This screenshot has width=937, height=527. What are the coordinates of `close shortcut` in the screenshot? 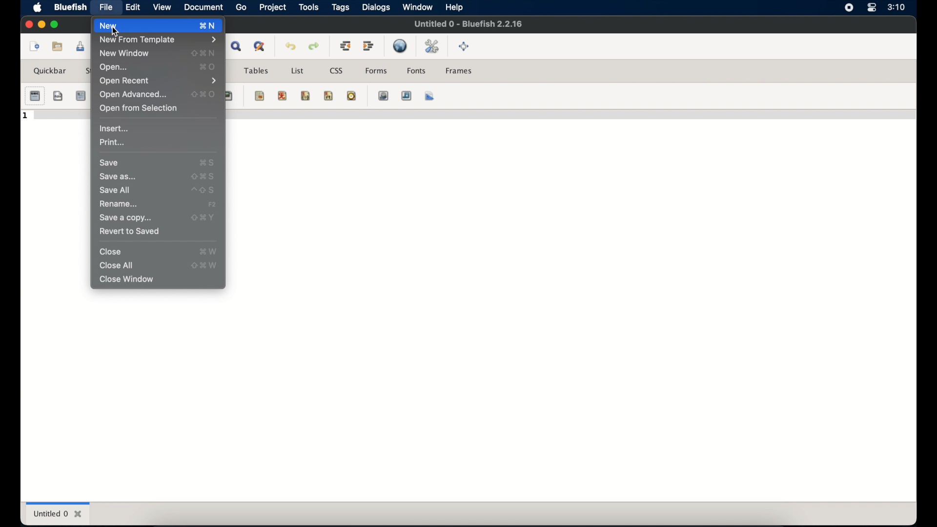 It's located at (208, 251).